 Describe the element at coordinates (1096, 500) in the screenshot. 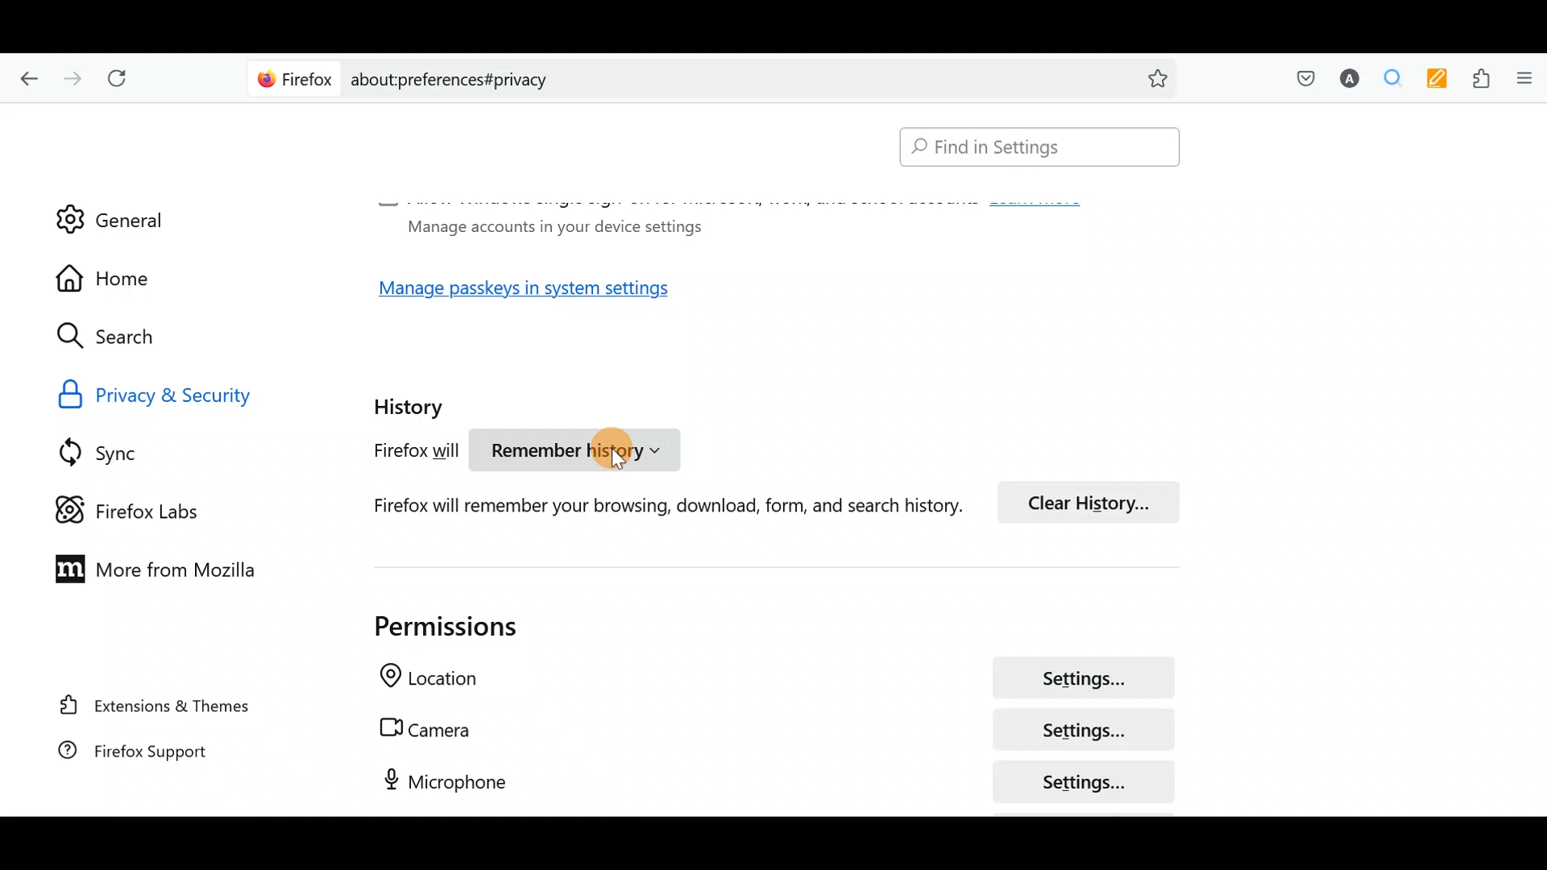

I see `Clear history` at that location.